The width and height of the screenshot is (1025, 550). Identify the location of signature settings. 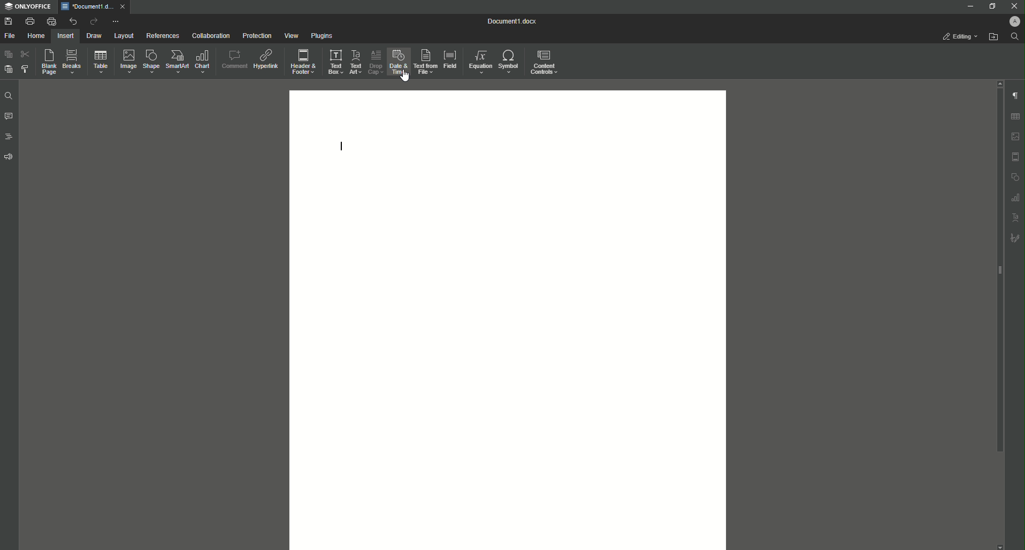
(1015, 237).